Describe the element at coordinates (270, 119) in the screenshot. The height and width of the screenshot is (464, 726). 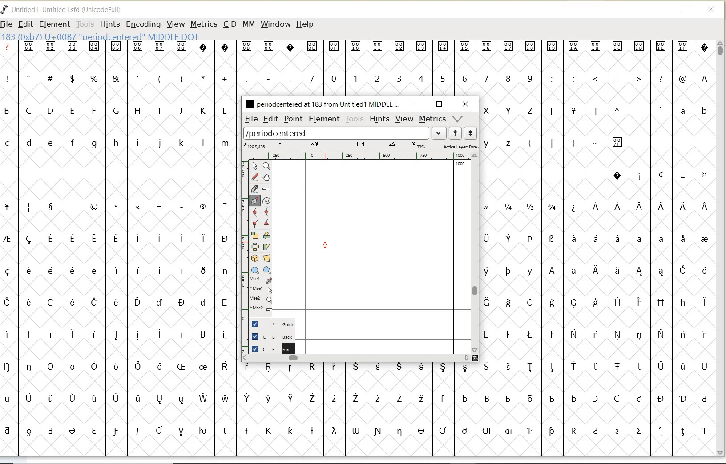
I see `edit` at that location.